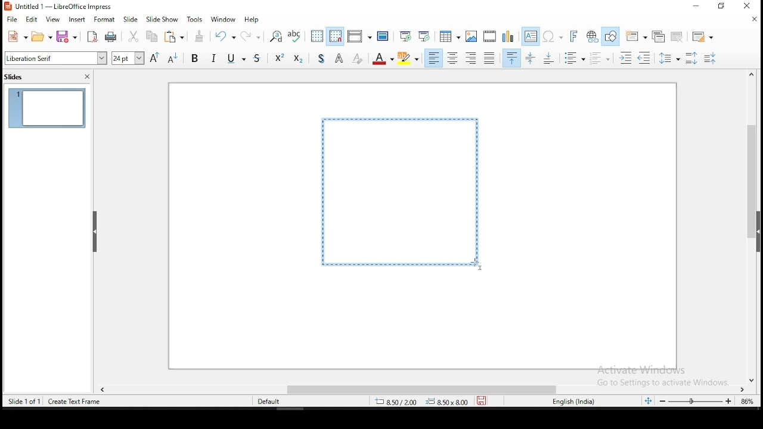 The width and height of the screenshot is (763, 429). I want to click on spell check, so click(294, 35).